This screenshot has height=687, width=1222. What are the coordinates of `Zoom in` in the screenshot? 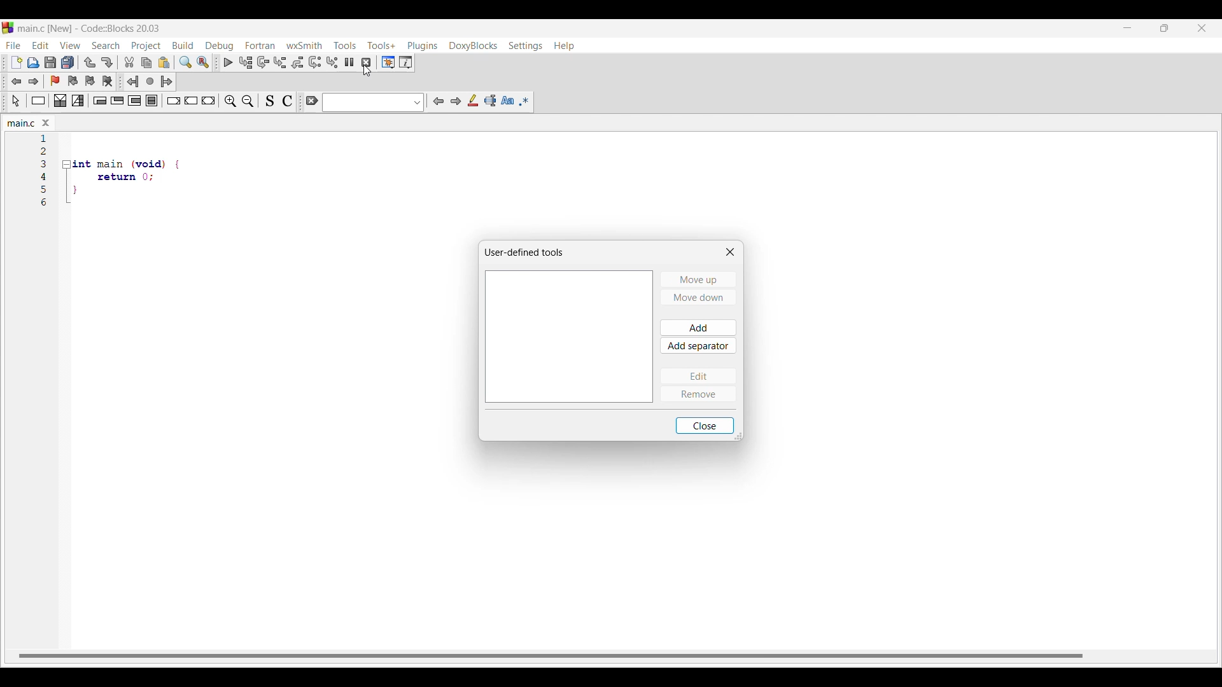 It's located at (230, 102).